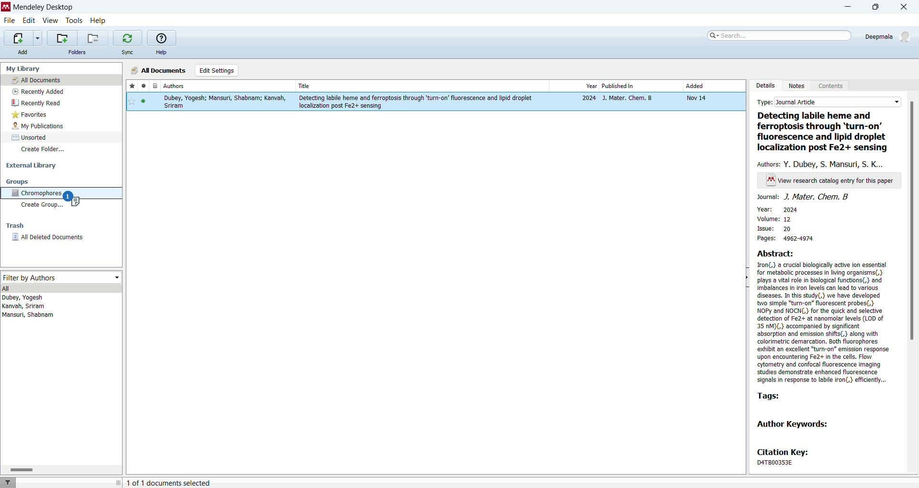  What do you see at coordinates (127, 54) in the screenshot?
I see `sync` at bounding box center [127, 54].